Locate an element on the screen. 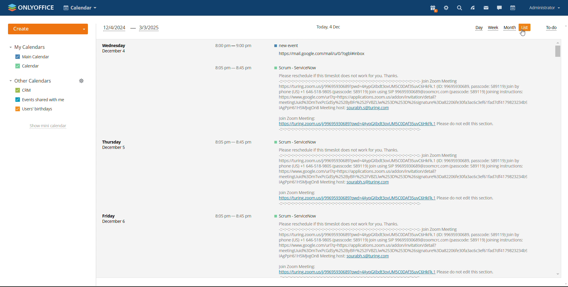  calendar is located at coordinates (27, 66).